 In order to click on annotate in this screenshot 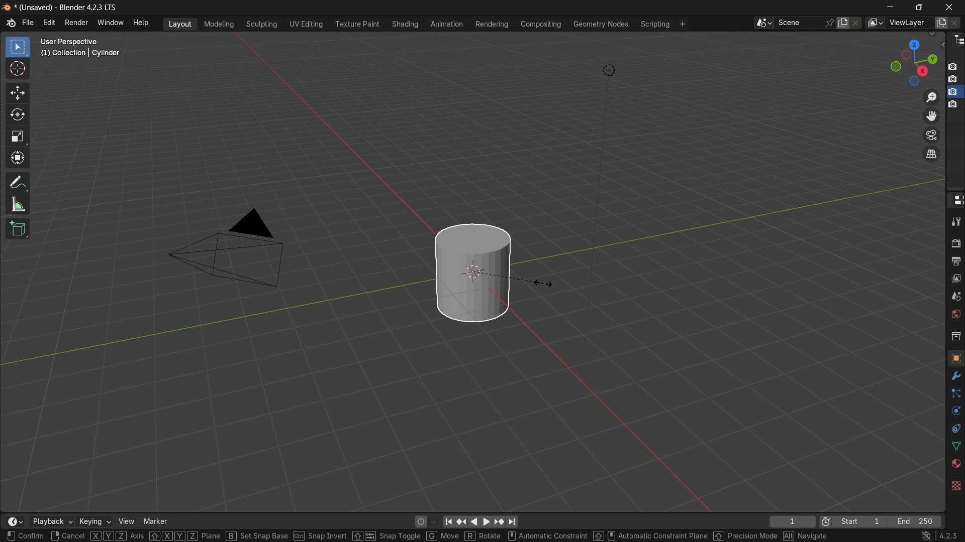, I will do `click(17, 183)`.